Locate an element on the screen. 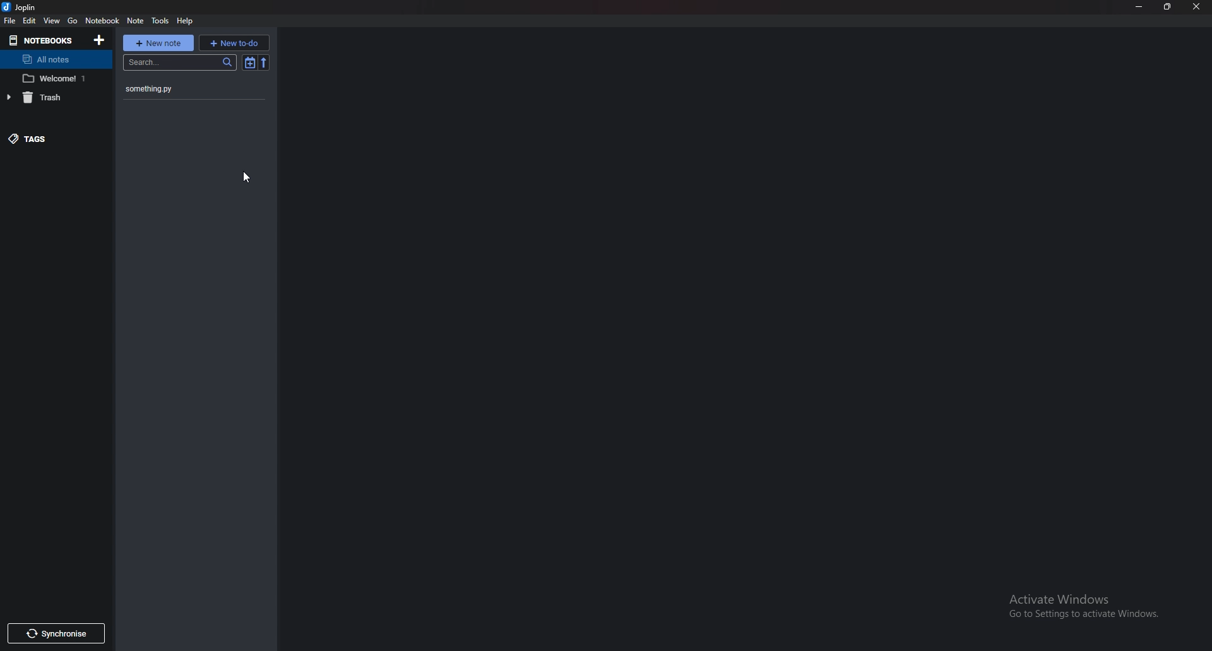 This screenshot has width=1212, height=651. go is located at coordinates (74, 20).